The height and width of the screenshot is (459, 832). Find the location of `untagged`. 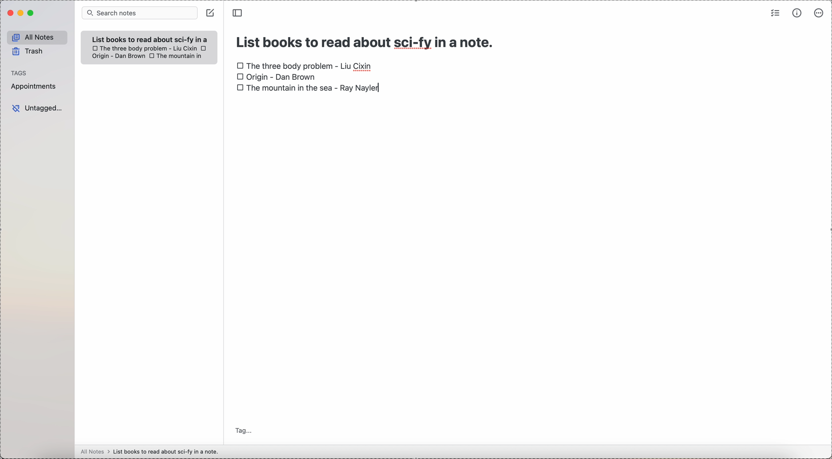

untagged is located at coordinates (37, 108).